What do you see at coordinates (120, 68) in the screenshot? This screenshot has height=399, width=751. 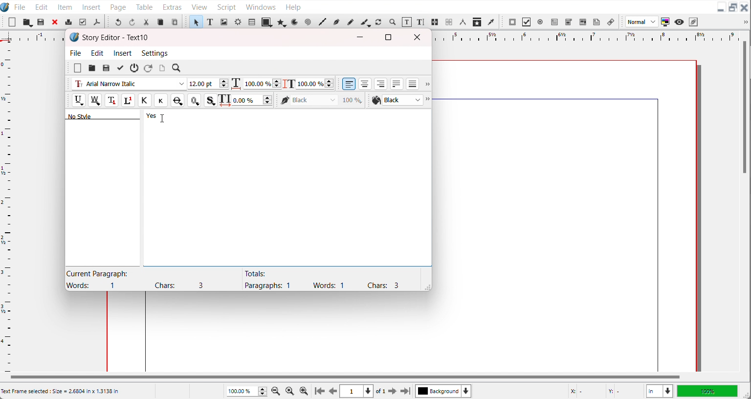 I see `Update` at bounding box center [120, 68].